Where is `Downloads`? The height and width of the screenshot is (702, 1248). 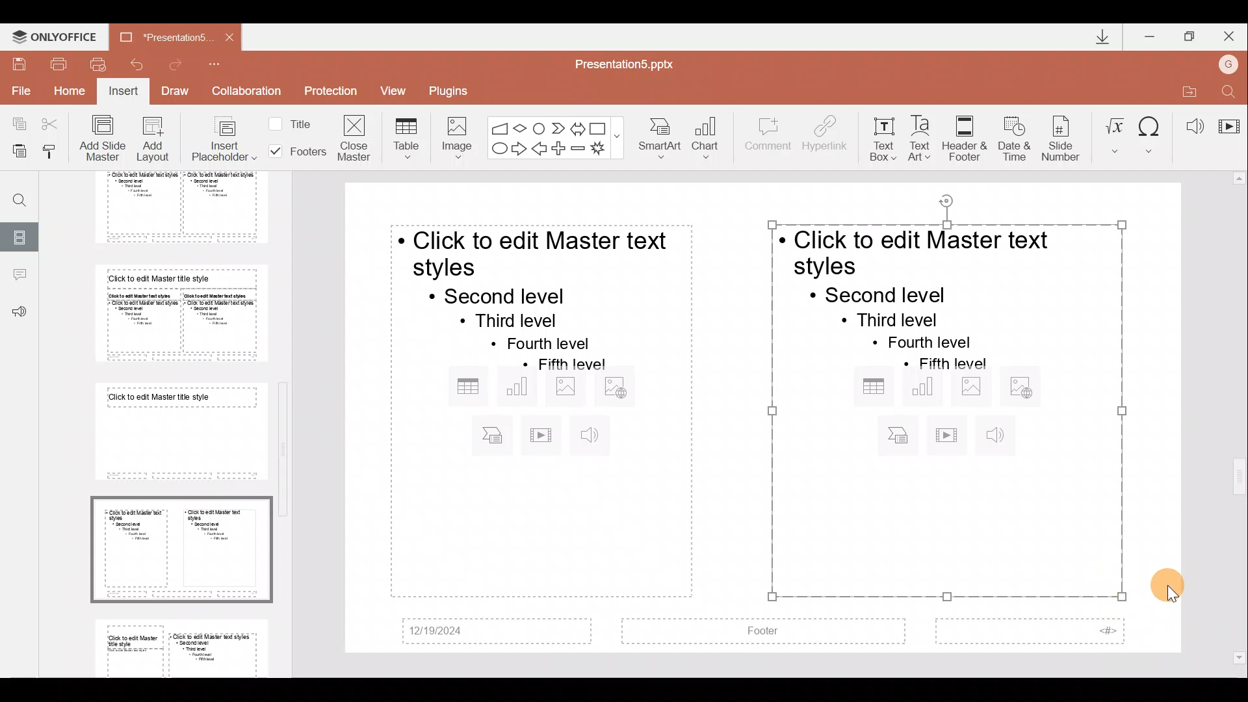 Downloads is located at coordinates (1097, 36).